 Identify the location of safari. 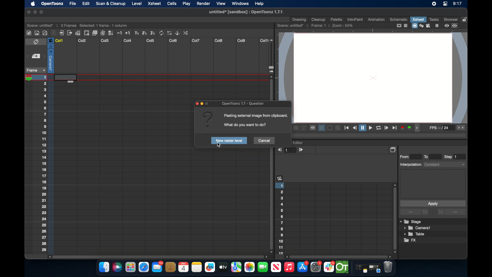
(144, 267).